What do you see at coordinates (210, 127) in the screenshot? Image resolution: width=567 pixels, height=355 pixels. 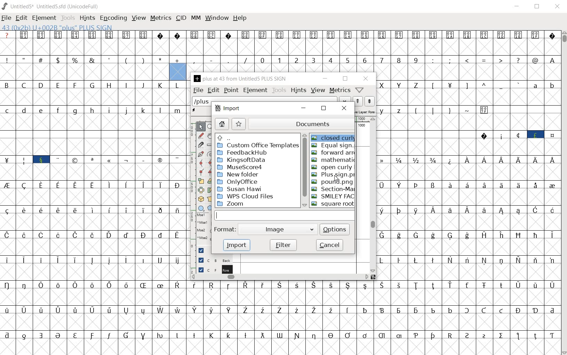 I see `MAGNIFY` at bounding box center [210, 127].